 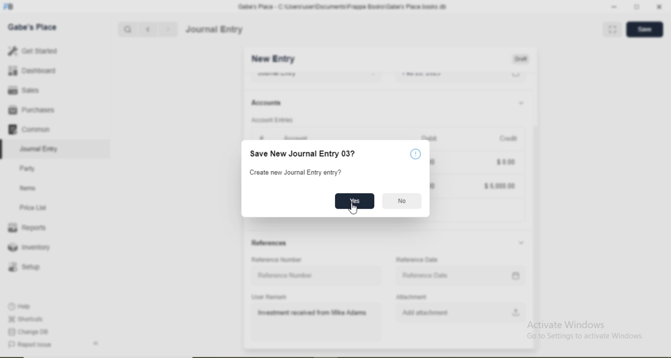 What do you see at coordinates (516, 276) in the screenshot?
I see `Calendar` at bounding box center [516, 276].